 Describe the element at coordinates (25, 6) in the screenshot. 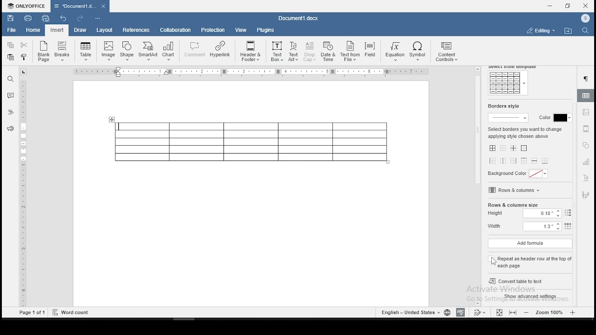

I see `ONLYOFFICE` at that location.